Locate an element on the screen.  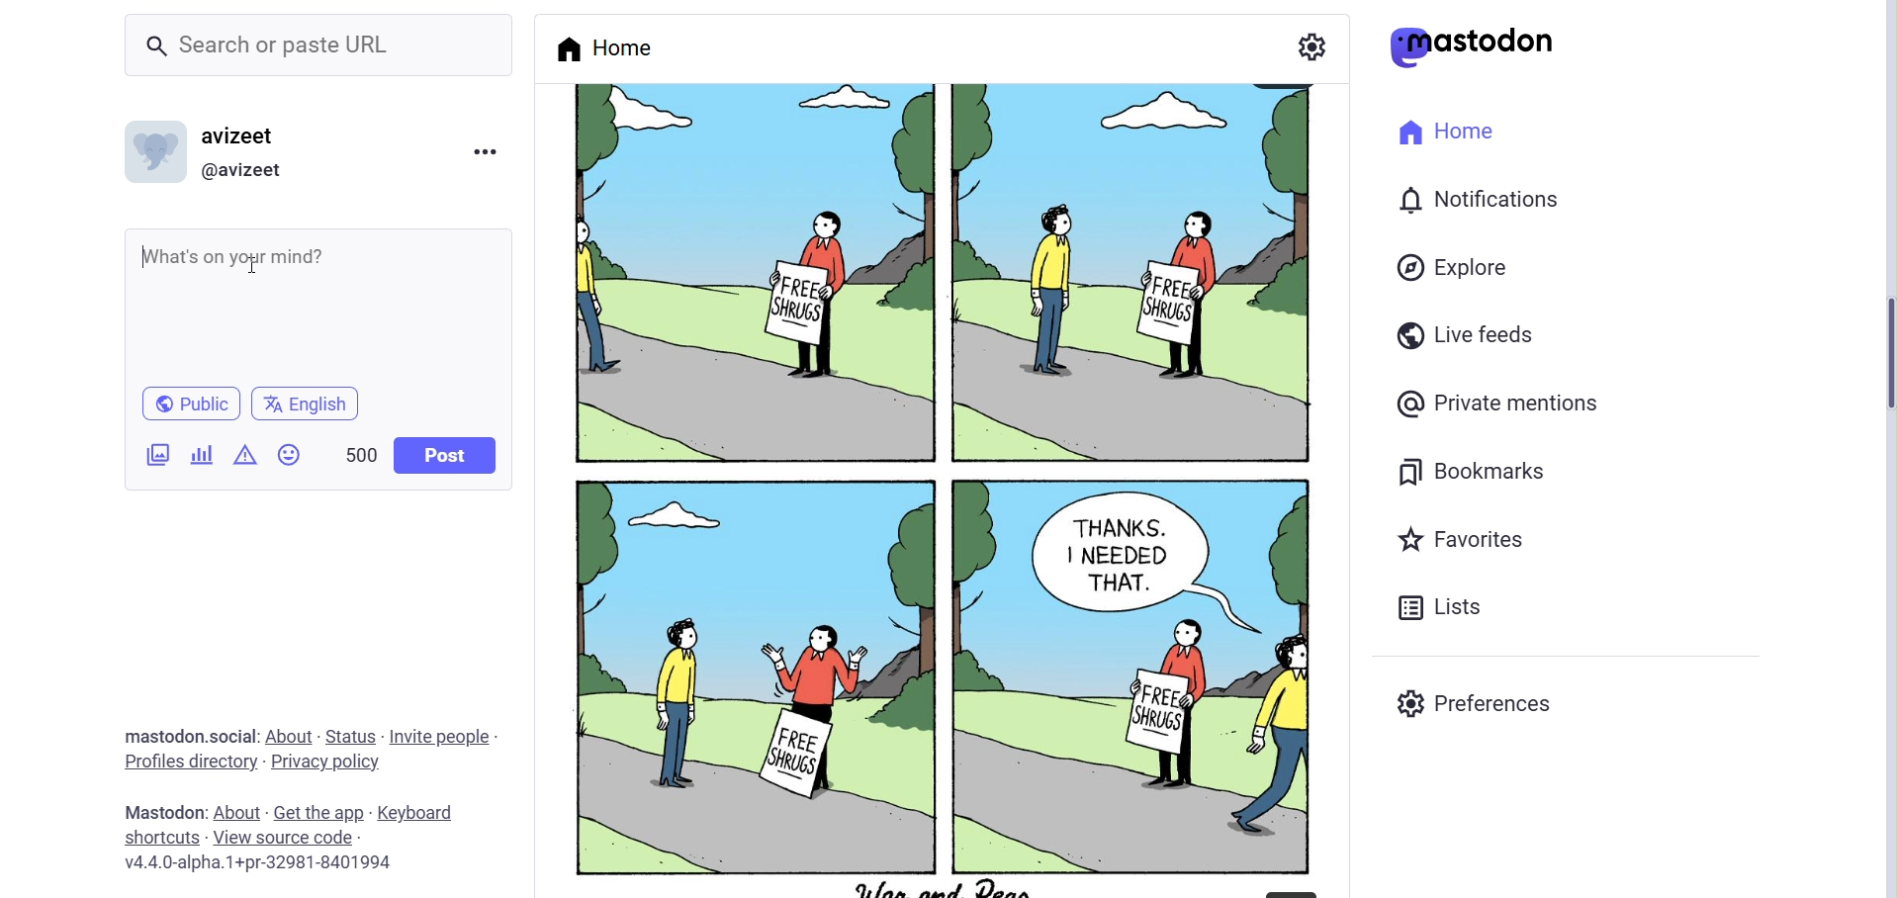
Home is located at coordinates (604, 46).